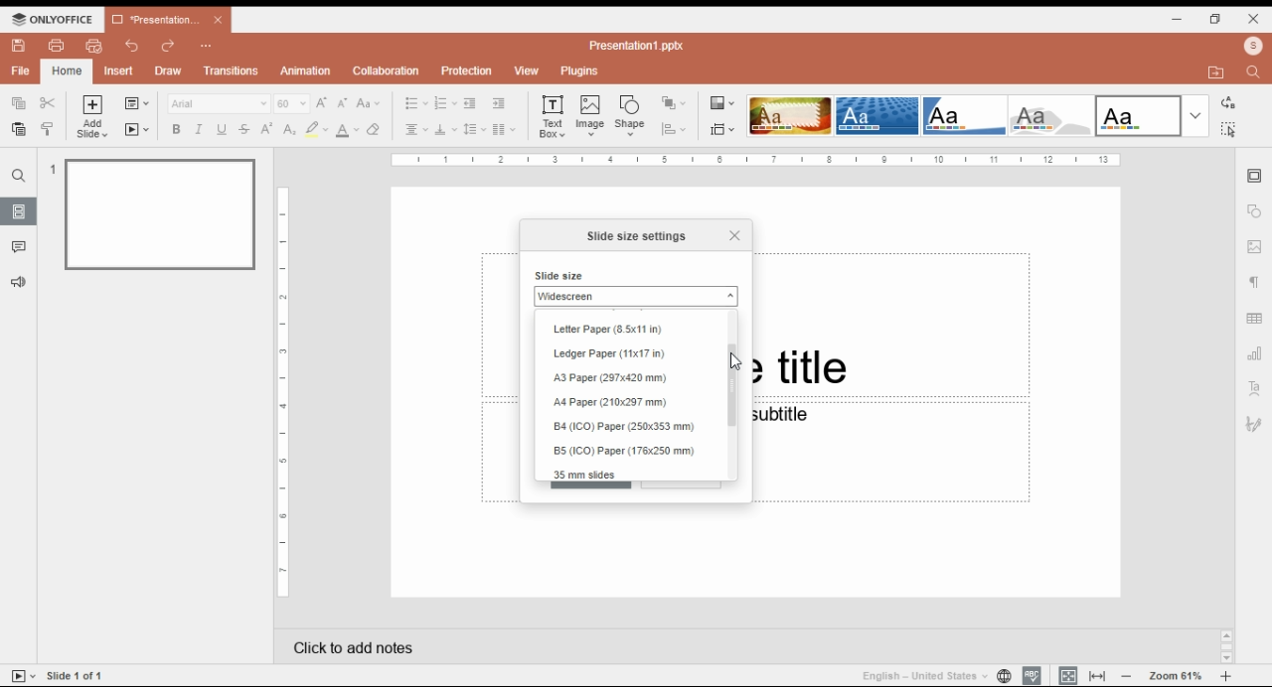  What do you see at coordinates (218, 103) in the screenshot?
I see `Arial` at bounding box center [218, 103].